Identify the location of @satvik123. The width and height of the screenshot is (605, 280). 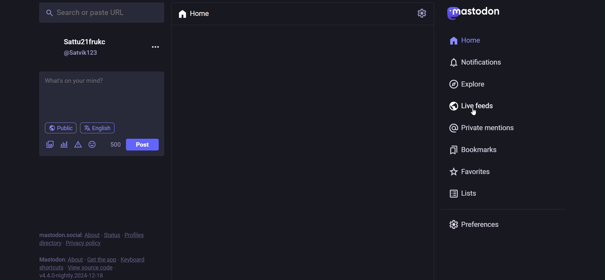
(82, 53).